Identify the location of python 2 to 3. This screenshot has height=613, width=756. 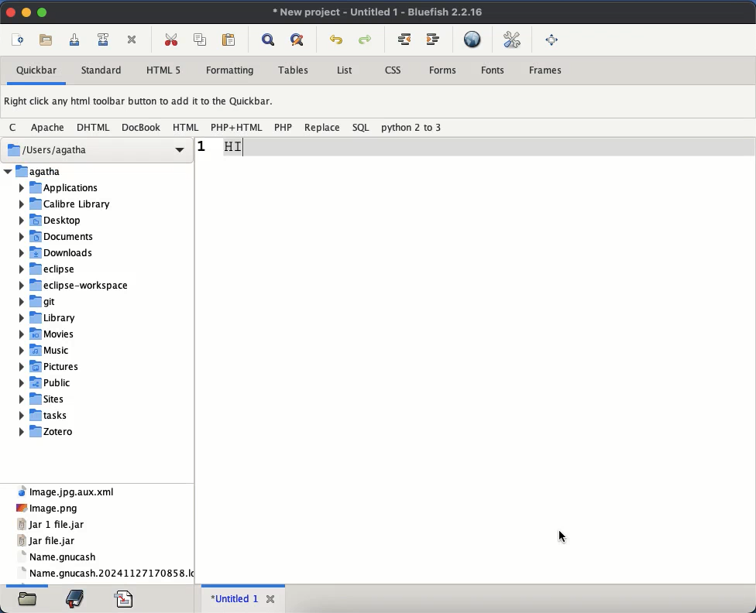
(411, 128).